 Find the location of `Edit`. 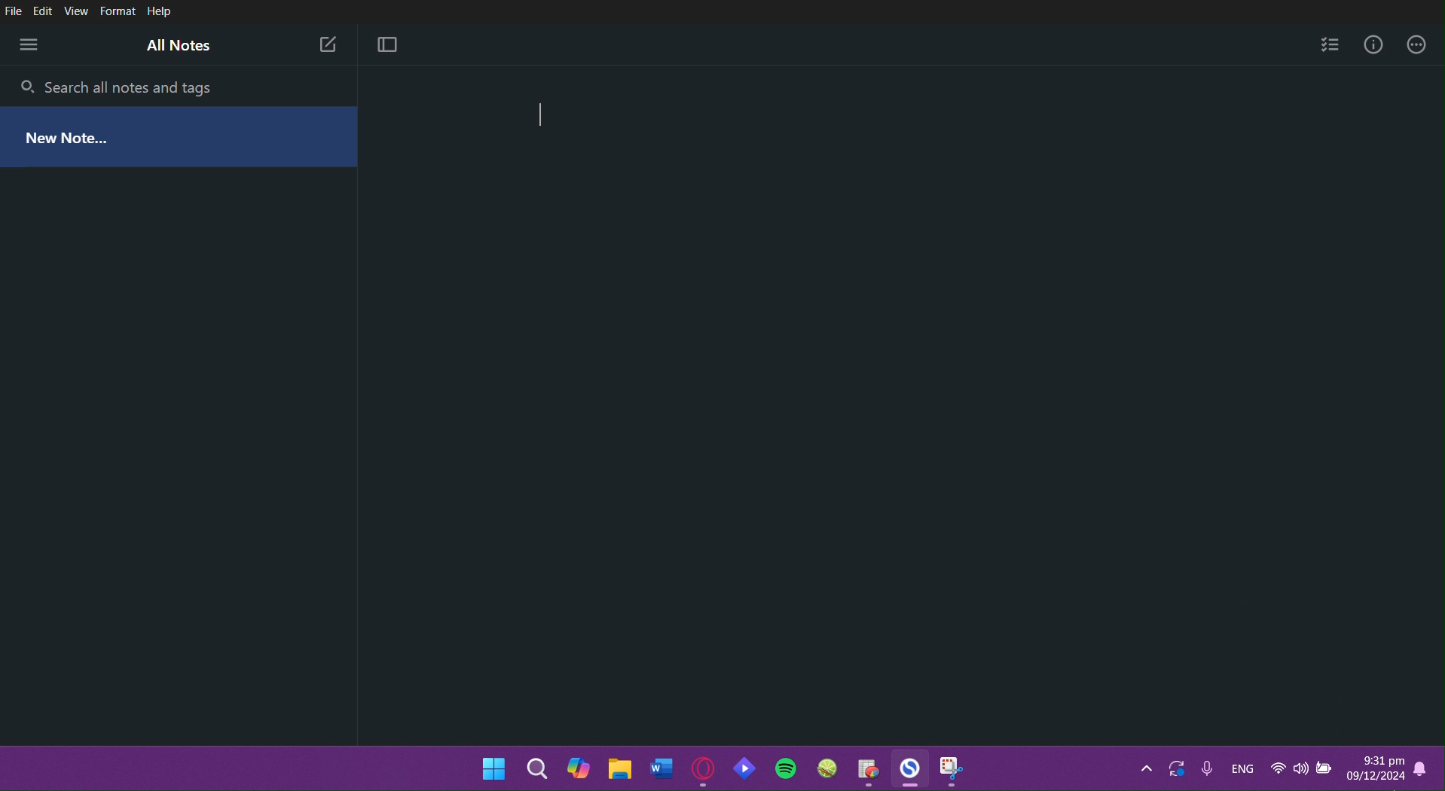

Edit is located at coordinates (46, 12).